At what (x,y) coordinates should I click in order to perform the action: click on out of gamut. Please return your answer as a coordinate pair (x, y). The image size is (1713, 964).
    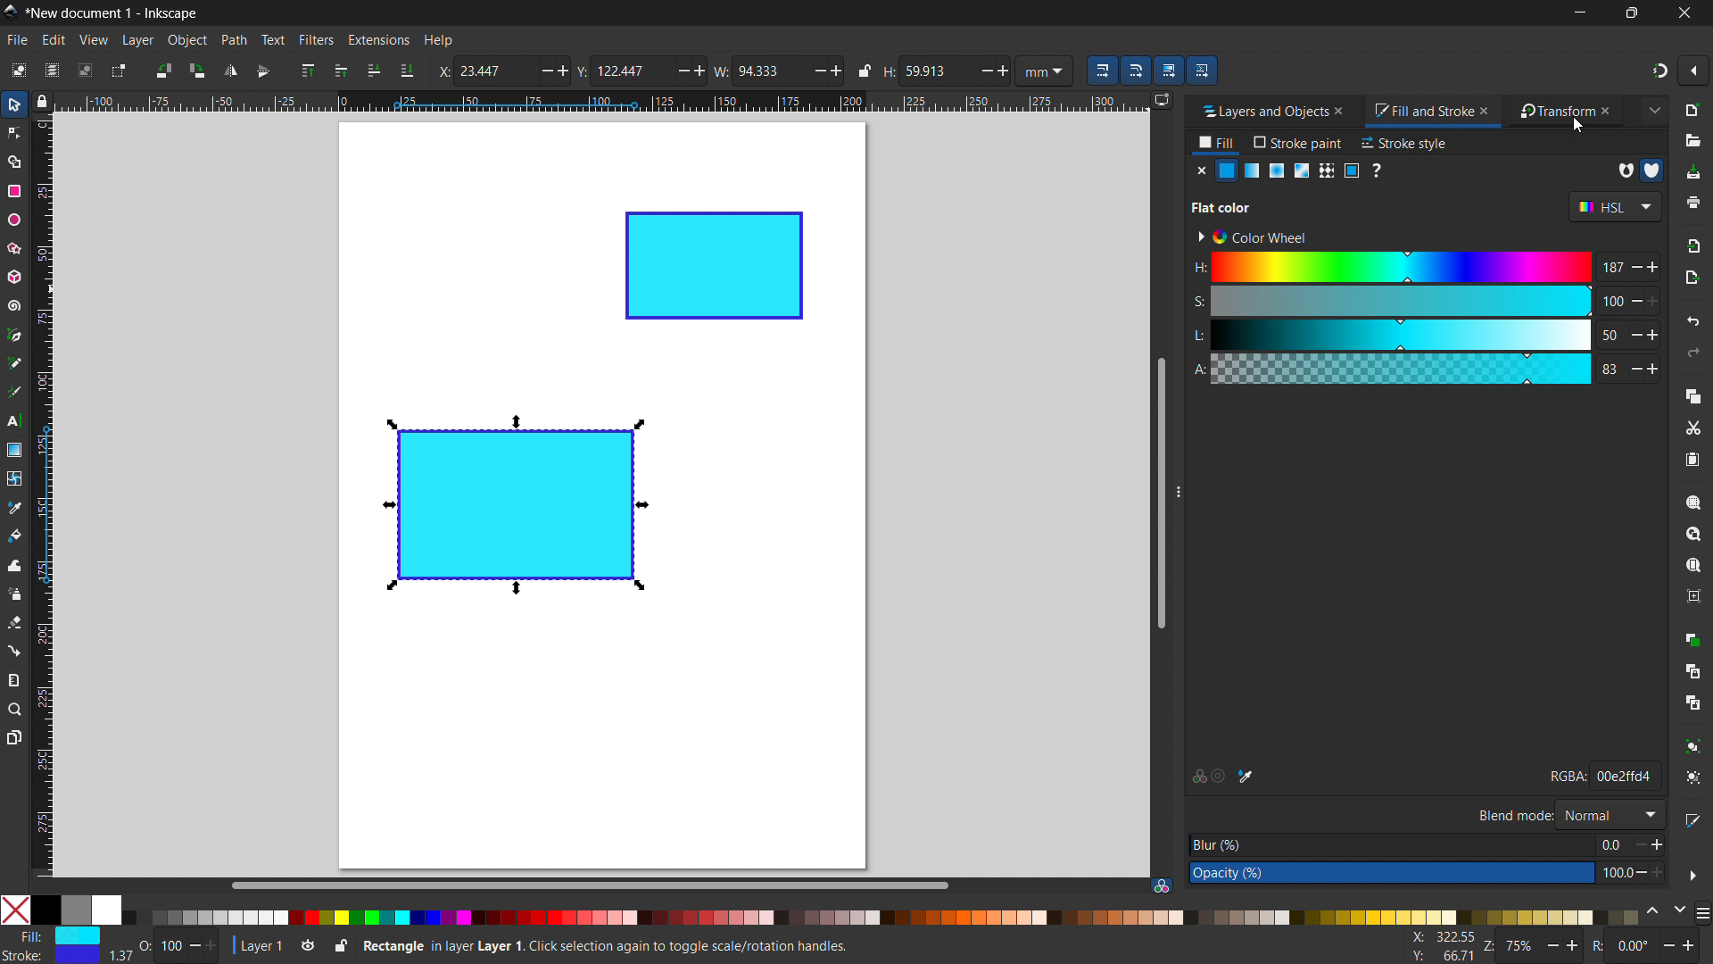
    Looking at the image, I should click on (1219, 777).